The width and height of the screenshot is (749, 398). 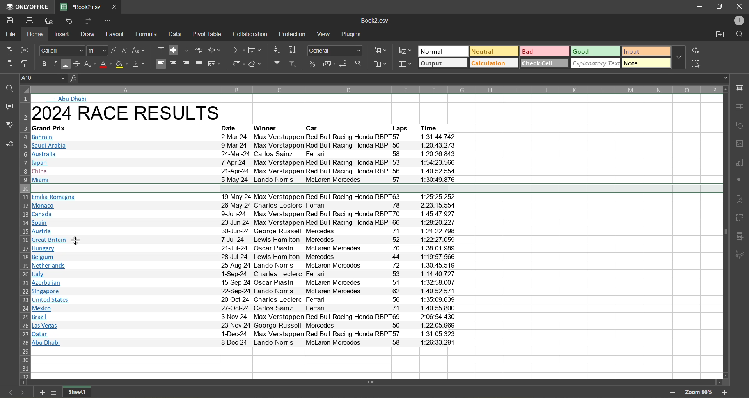 I want to click on move up, so click(x=727, y=90).